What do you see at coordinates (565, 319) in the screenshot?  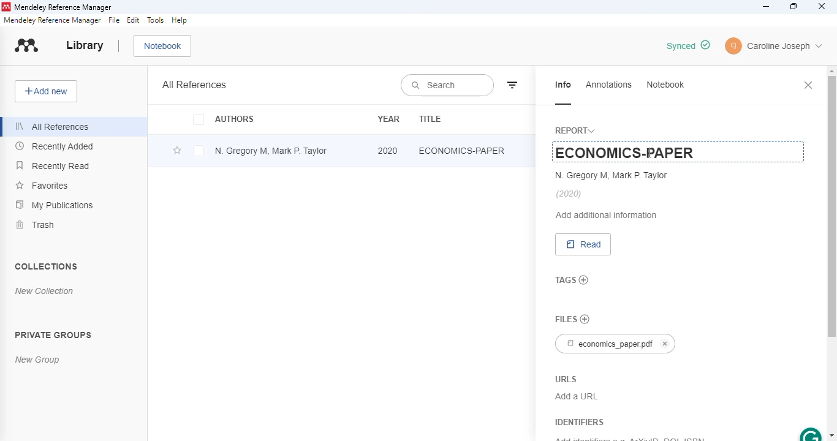 I see `files` at bounding box center [565, 319].